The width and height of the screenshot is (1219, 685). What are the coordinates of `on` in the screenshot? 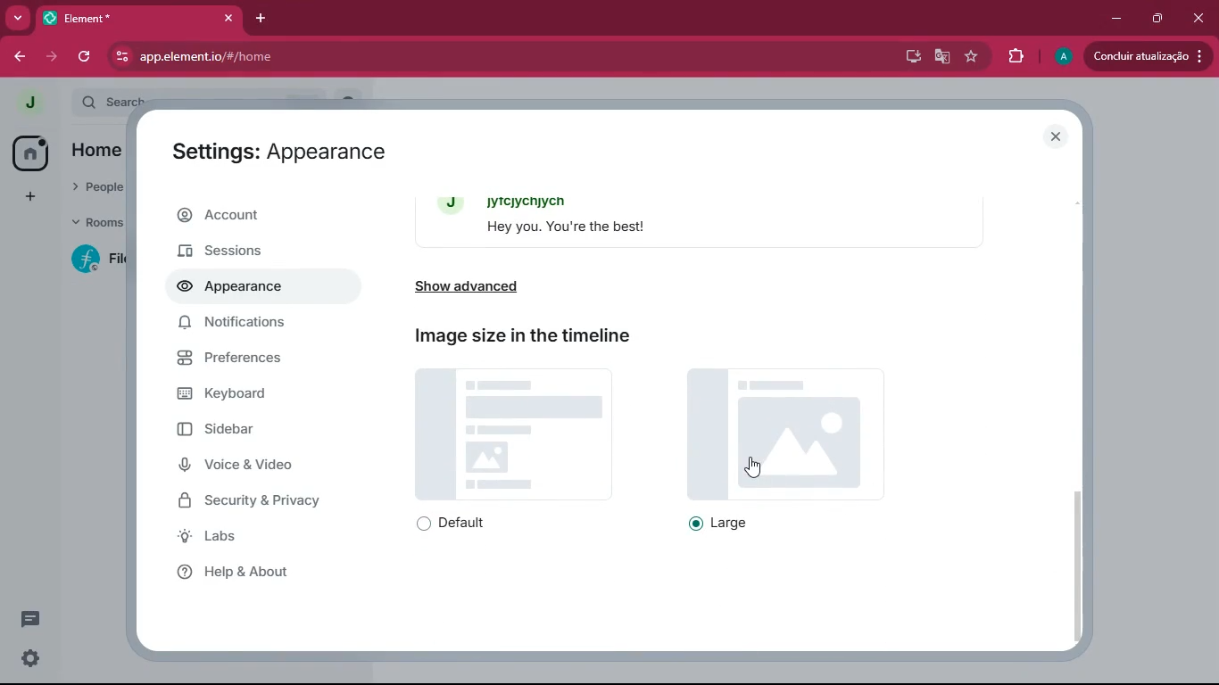 It's located at (695, 525).